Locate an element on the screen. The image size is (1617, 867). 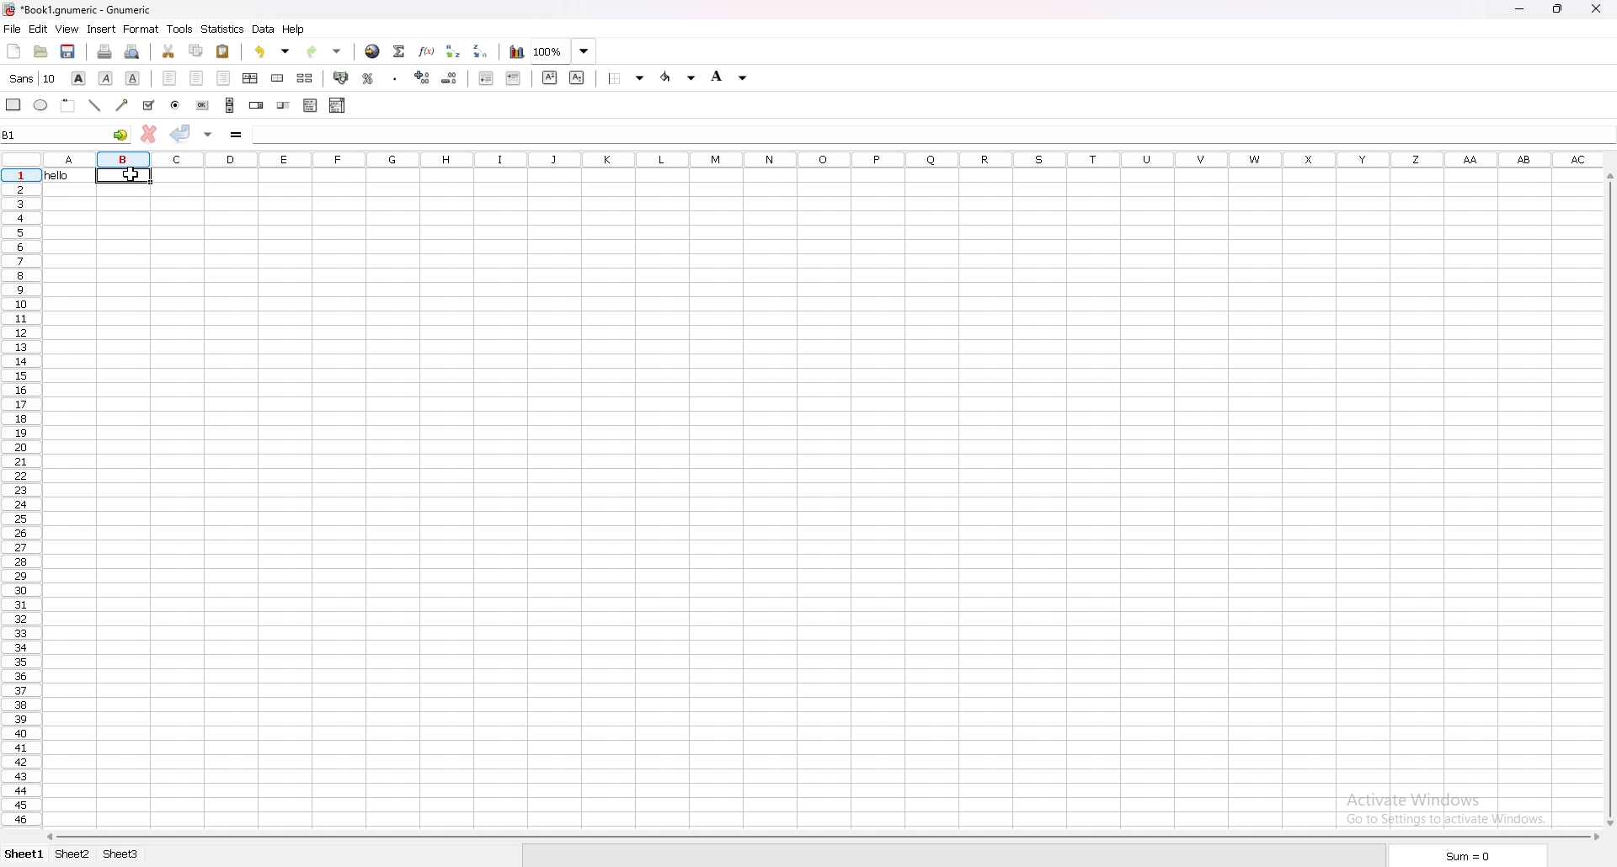
thousands separator is located at coordinates (396, 77).